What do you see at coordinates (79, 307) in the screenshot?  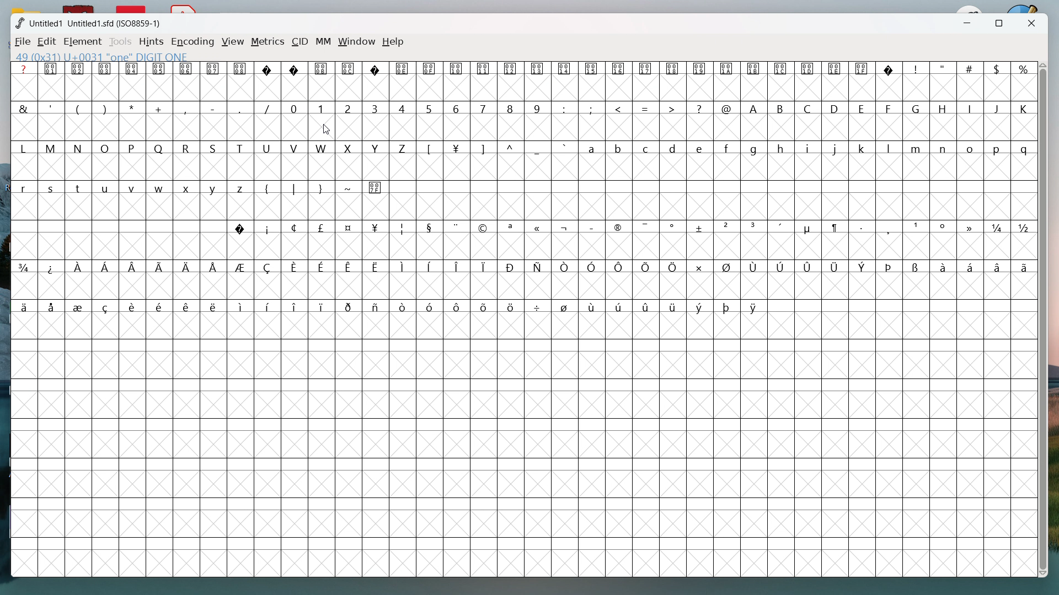 I see `symbol` at bounding box center [79, 307].